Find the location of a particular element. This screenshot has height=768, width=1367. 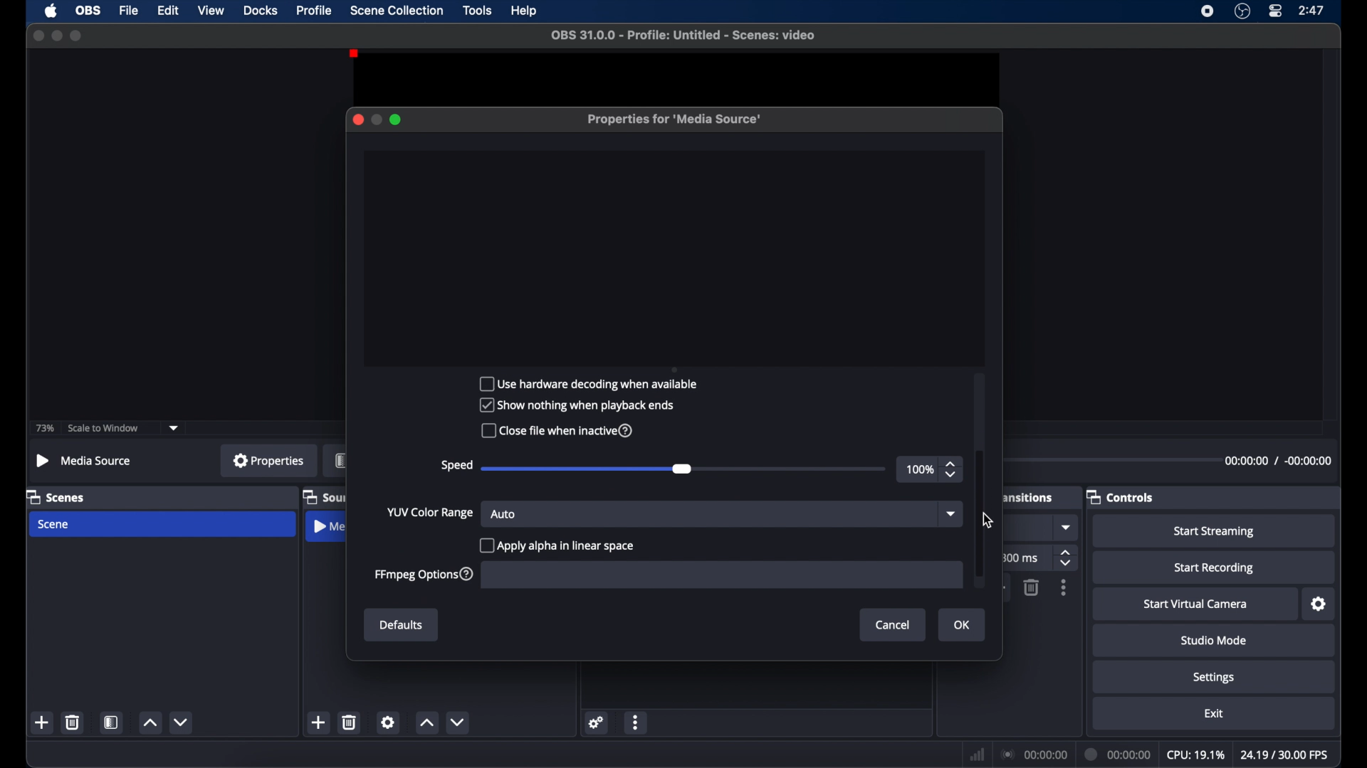

add is located at coordinates (318, 722).